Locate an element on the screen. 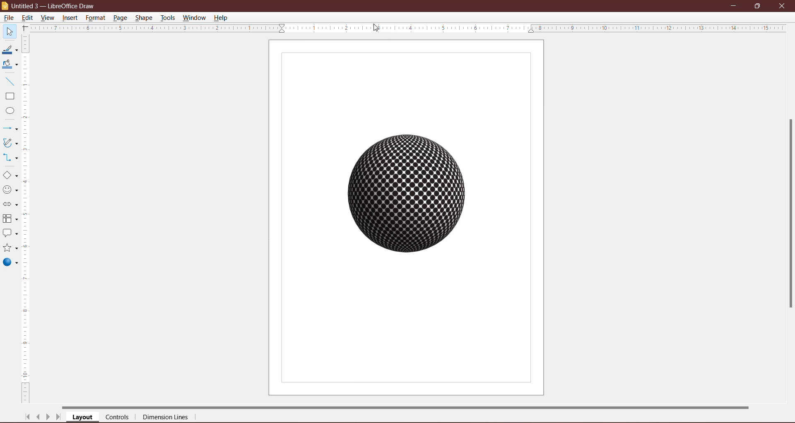 The width and height of the screenshot is (795, 423). Tools is located at coordinates (168, 18).